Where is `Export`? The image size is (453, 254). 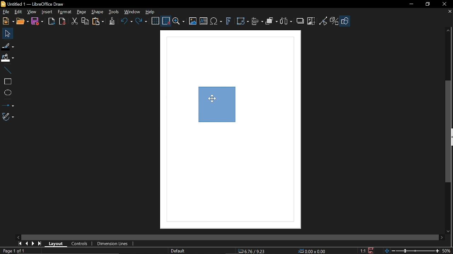
Export is located at coordinates (50, 21).